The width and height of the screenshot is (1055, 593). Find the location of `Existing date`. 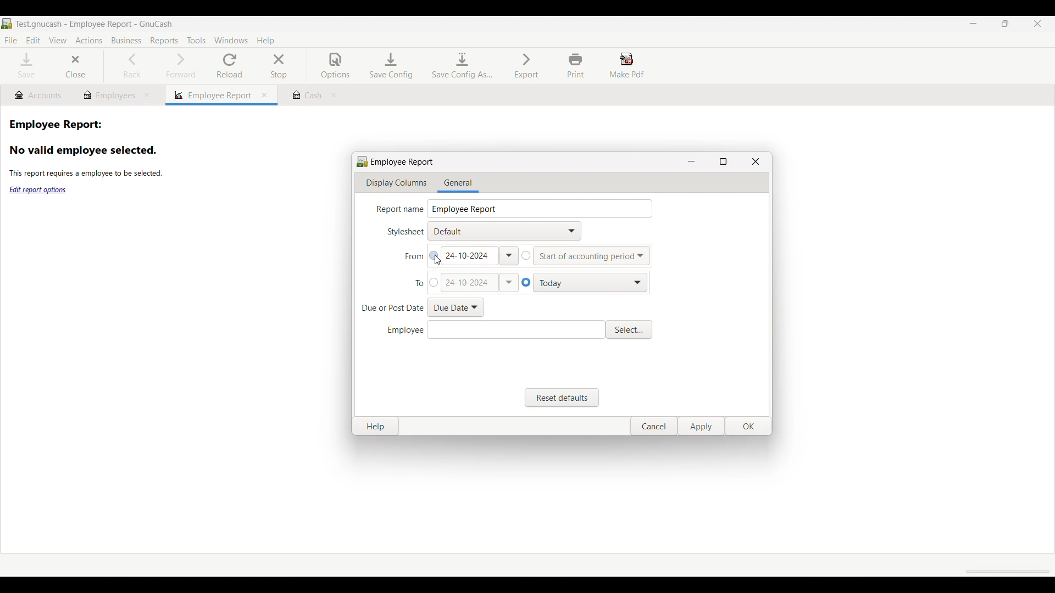

Existing date is located at coordinates (470, 255).